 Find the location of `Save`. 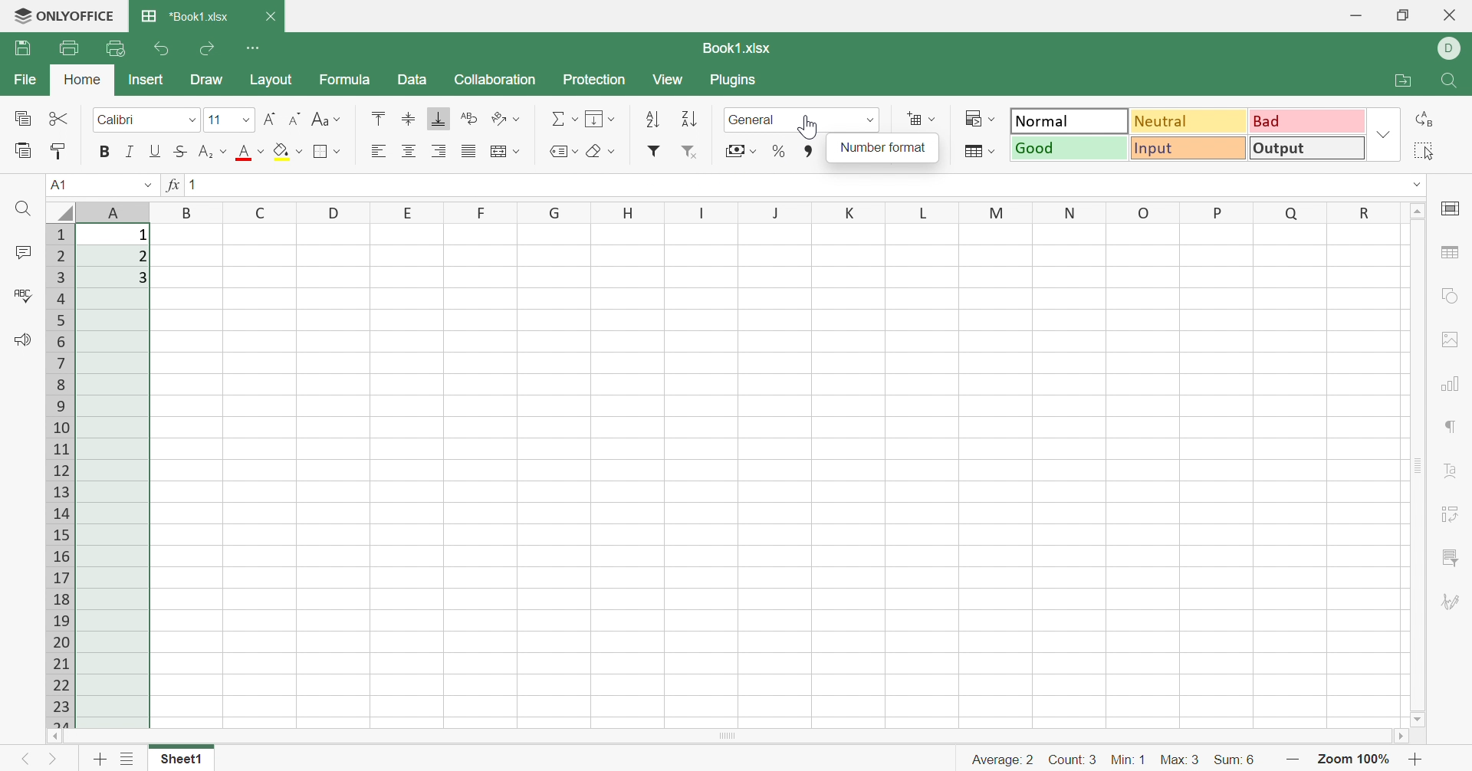

Save is located at coordinates (23, 48).